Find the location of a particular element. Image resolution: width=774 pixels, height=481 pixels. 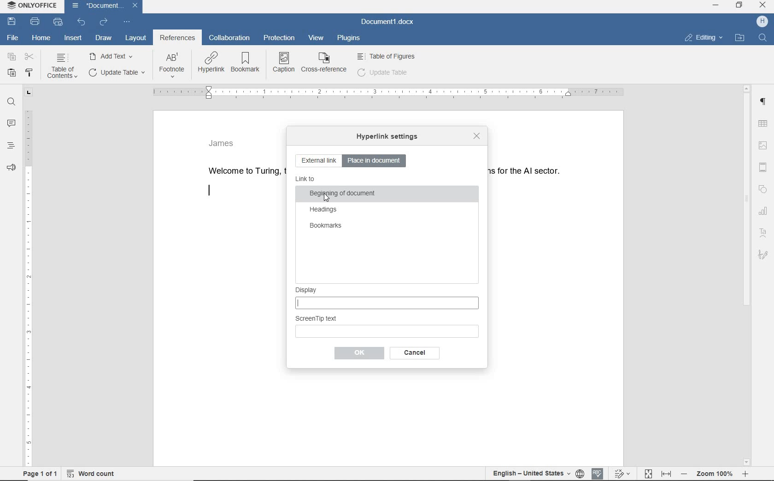

Editing is located at coordinates (708, 37).